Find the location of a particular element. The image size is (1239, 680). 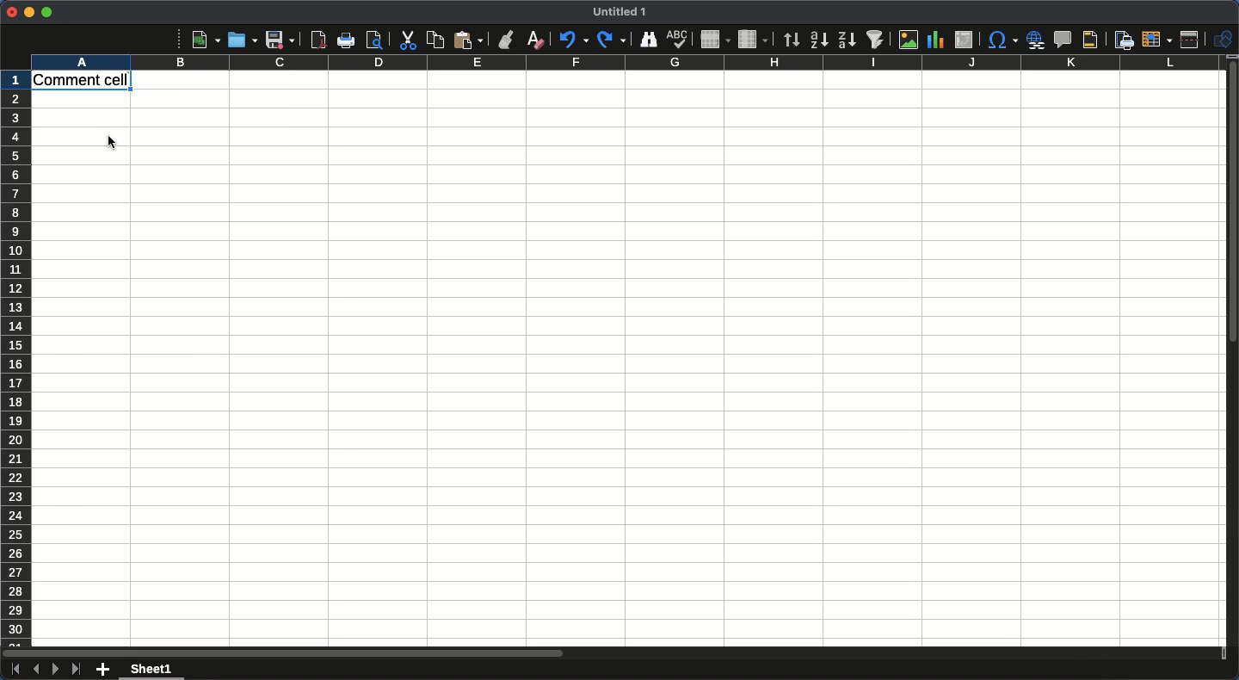

Comment added is located at coordinates (132, 76).